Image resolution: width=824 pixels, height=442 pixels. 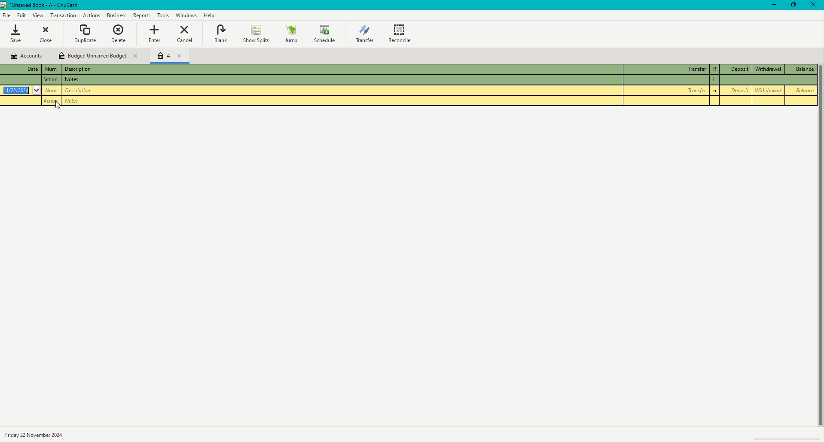 I want to click on Cancel, so click(x=184, y=33).